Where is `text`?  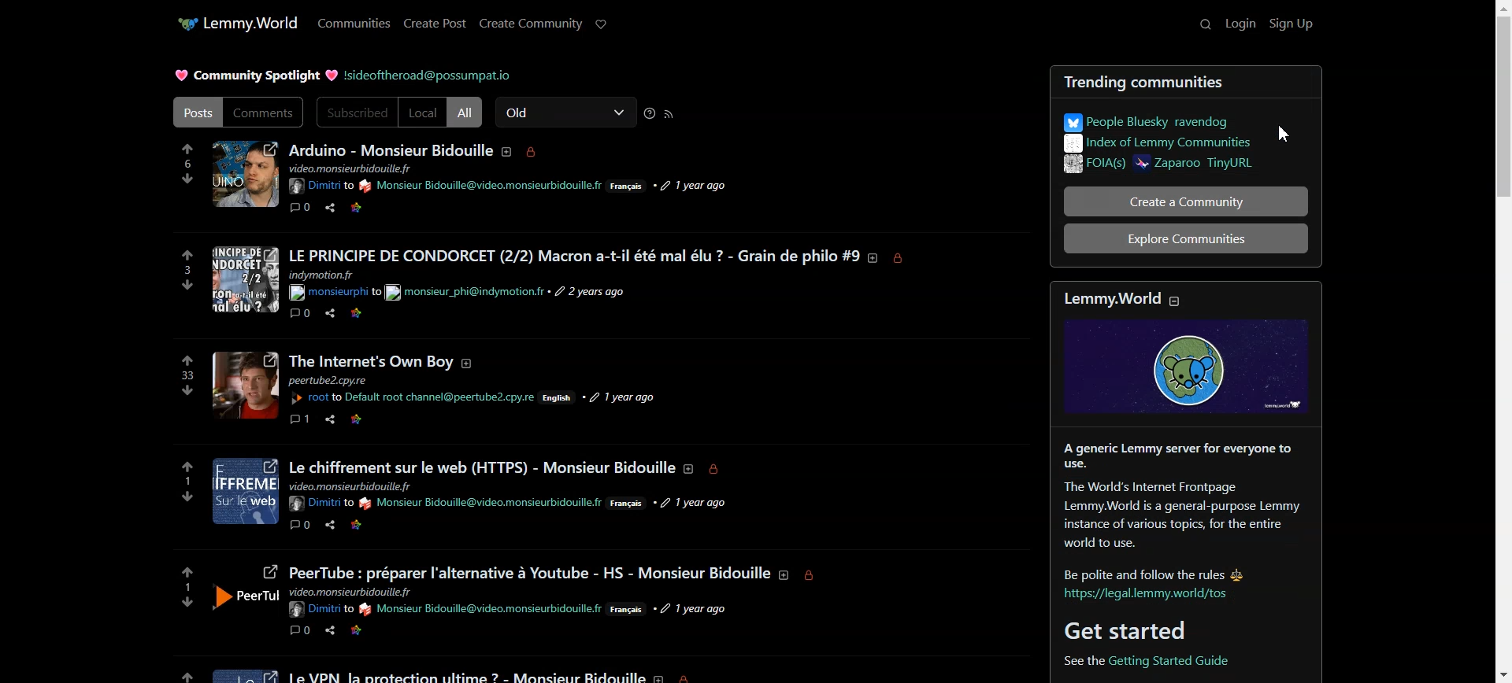
text is located at coordinates (481, 463).